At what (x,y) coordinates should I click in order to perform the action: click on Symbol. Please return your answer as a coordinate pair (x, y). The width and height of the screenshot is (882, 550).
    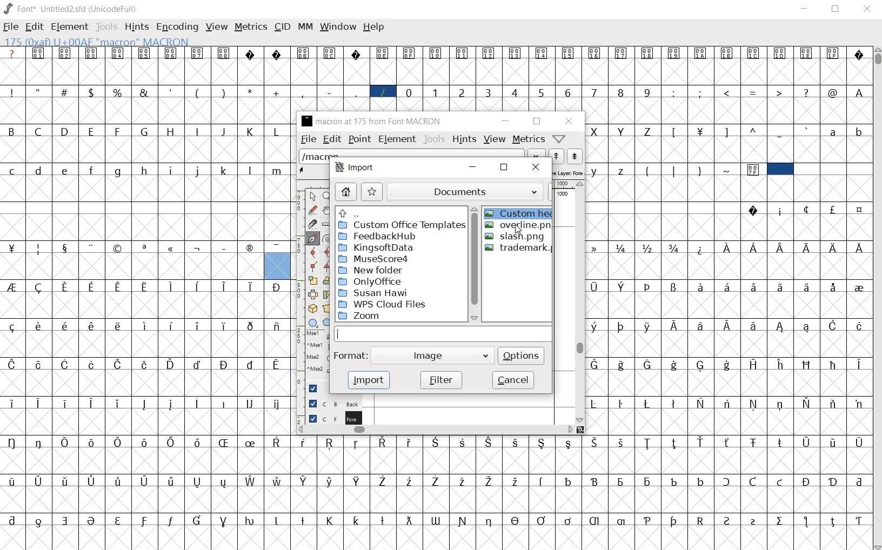
    Looking at the image, I should click on (384, 442).